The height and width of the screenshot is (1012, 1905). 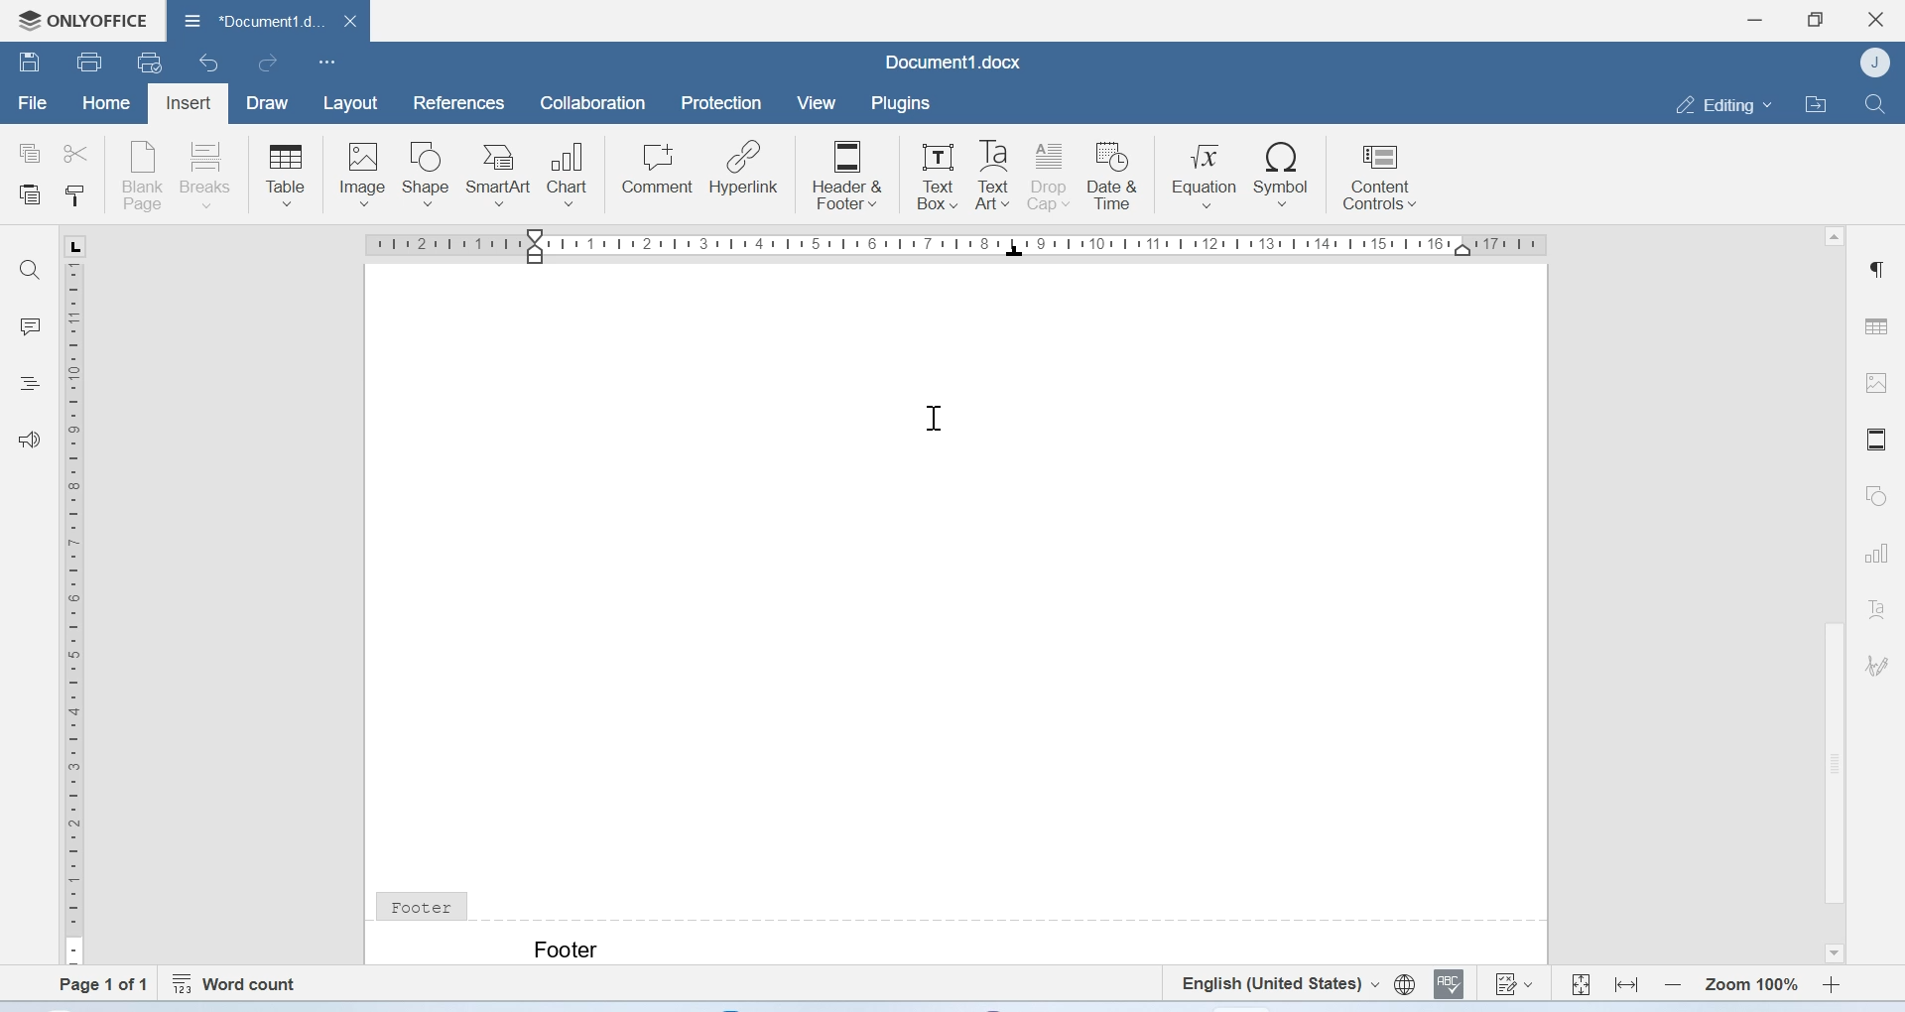 What do you see at coordinates (1875, 103) in the screenshot?
I see `Find` at bounding box center [1875, 103].